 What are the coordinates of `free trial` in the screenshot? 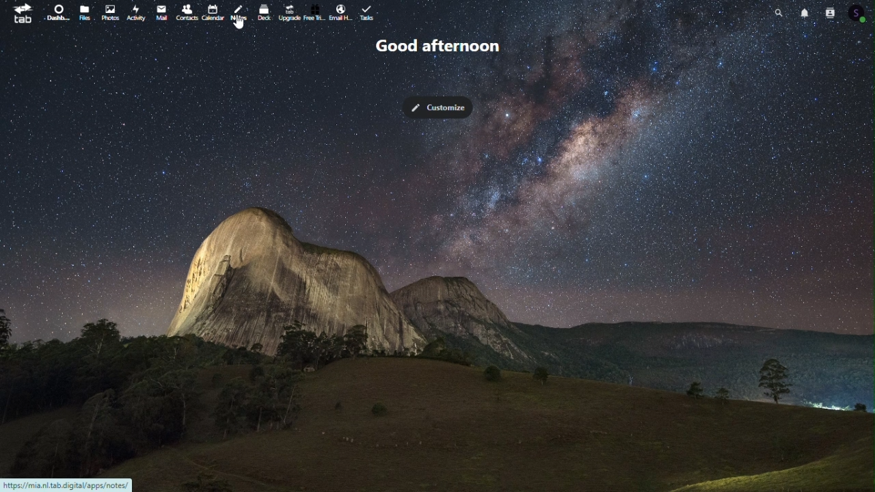 It's located at (315, 12).